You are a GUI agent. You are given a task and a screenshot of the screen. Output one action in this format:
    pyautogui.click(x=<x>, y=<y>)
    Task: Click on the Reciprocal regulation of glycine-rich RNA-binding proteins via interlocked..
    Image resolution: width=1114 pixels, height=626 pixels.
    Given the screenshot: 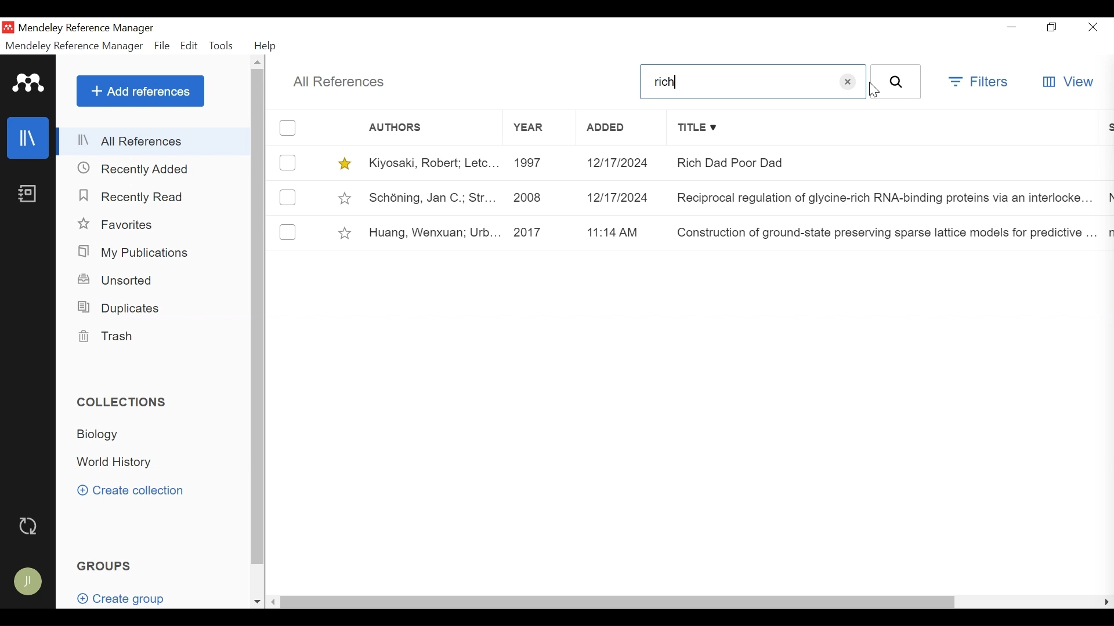 What is the action you would take?
    pyautogui.click(x=885, y=196)
    